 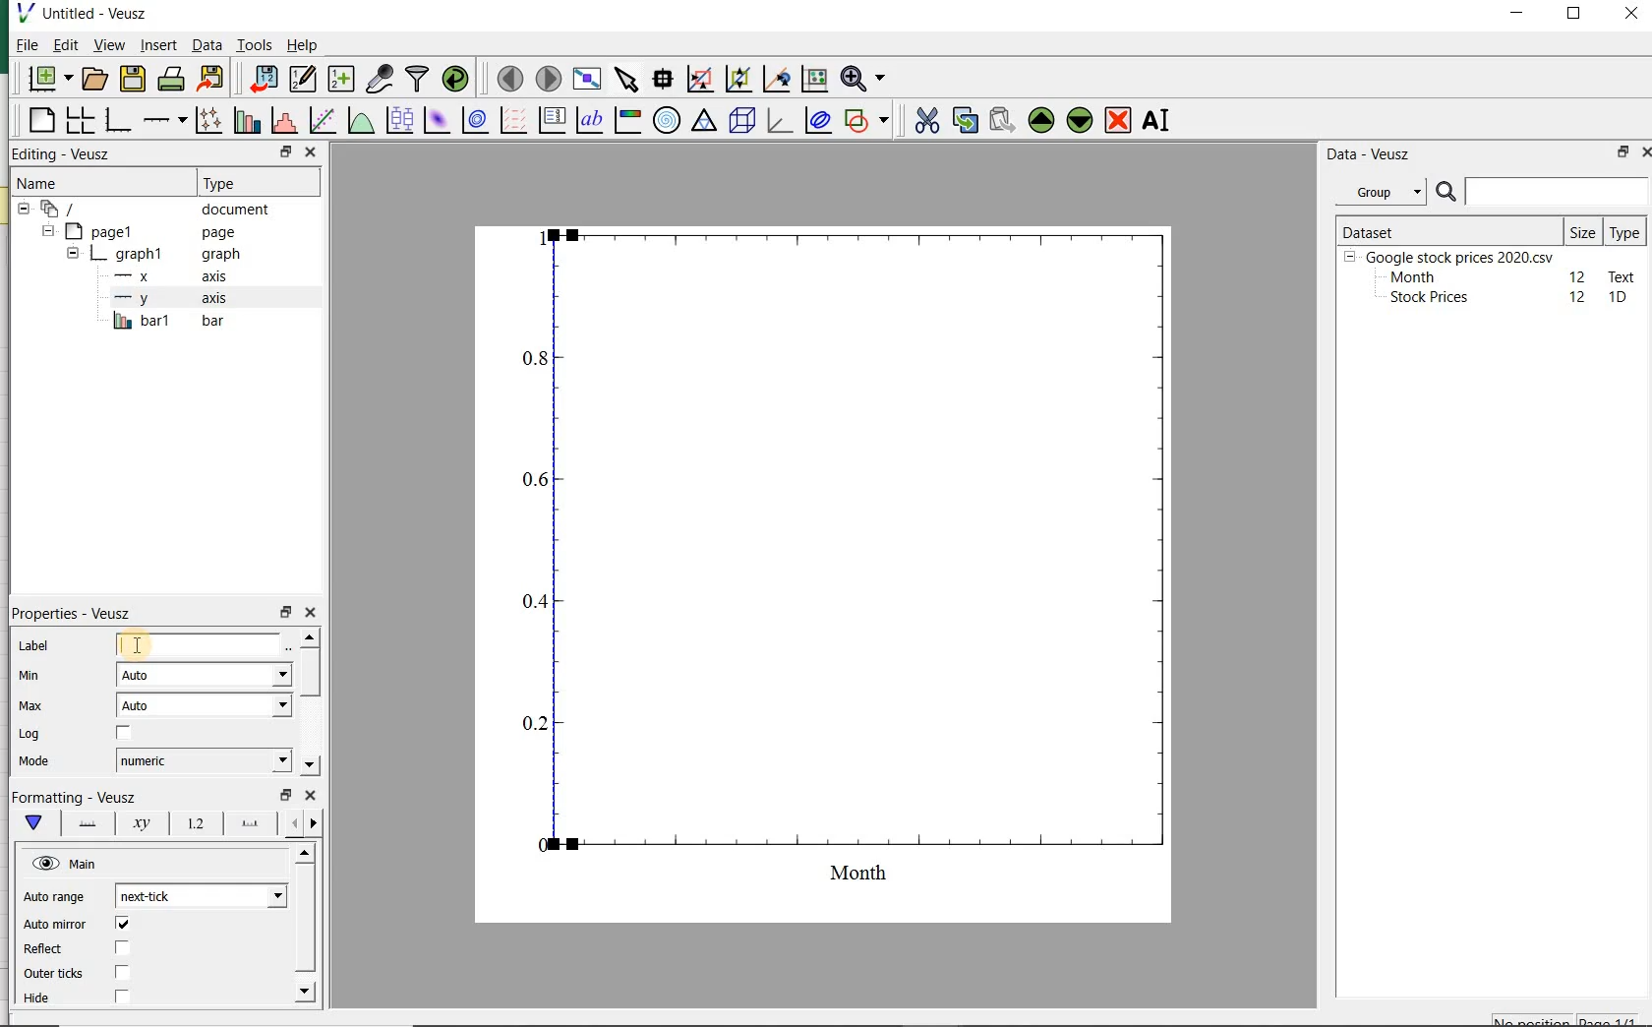 What do you see at coordinates (49, 80) in the screenshot?
I see `new document` at bounding box center [49, 80].